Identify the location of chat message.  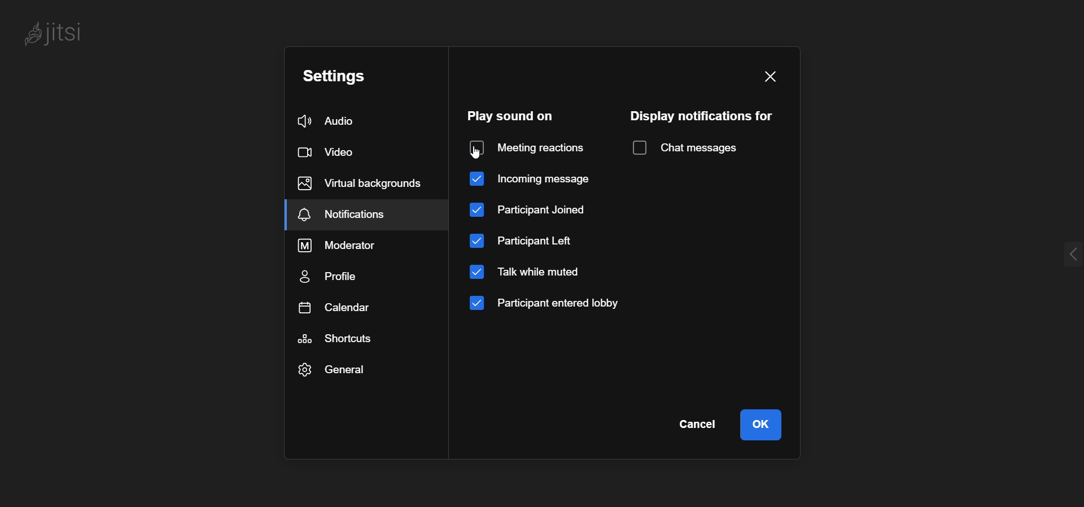
(687, 146).